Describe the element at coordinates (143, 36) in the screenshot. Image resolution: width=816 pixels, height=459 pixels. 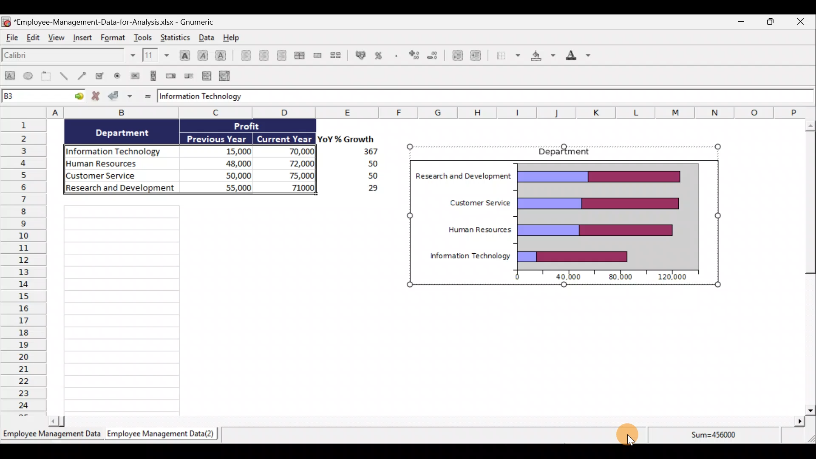
I see `Tools` at that location.